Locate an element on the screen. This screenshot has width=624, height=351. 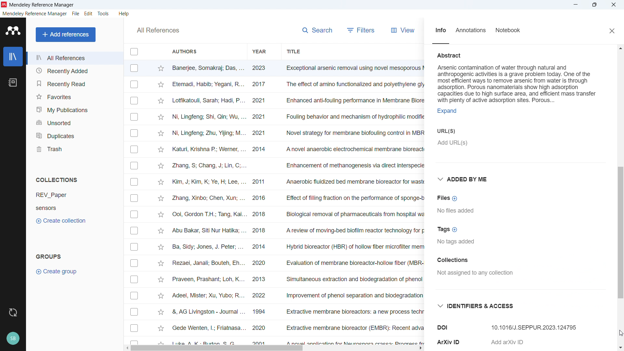
click to starmark individual entries is located at coordinates (161, 215).